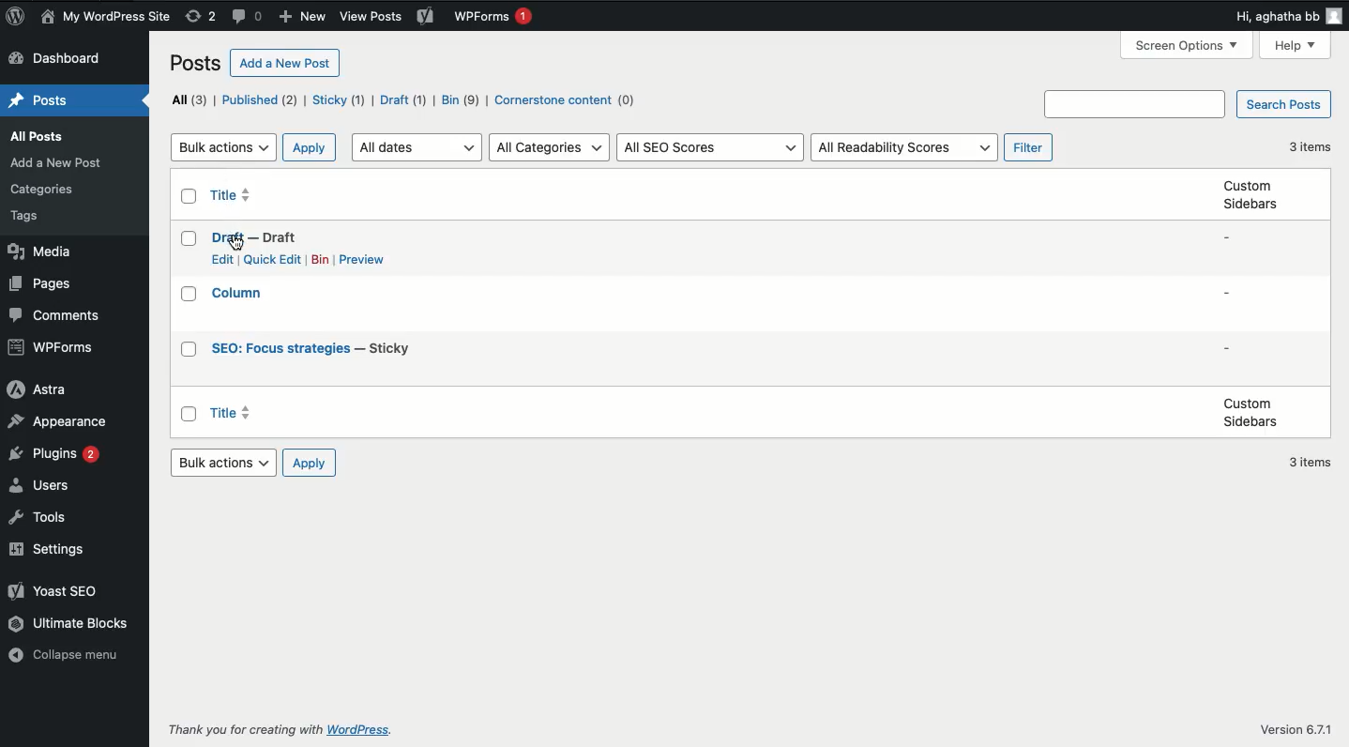 This screenshot has width=1349, height=747. What do you see at coordinates (906, 148) in the screenshot?
I see `All readability scores` at bounding box center [906, 148].